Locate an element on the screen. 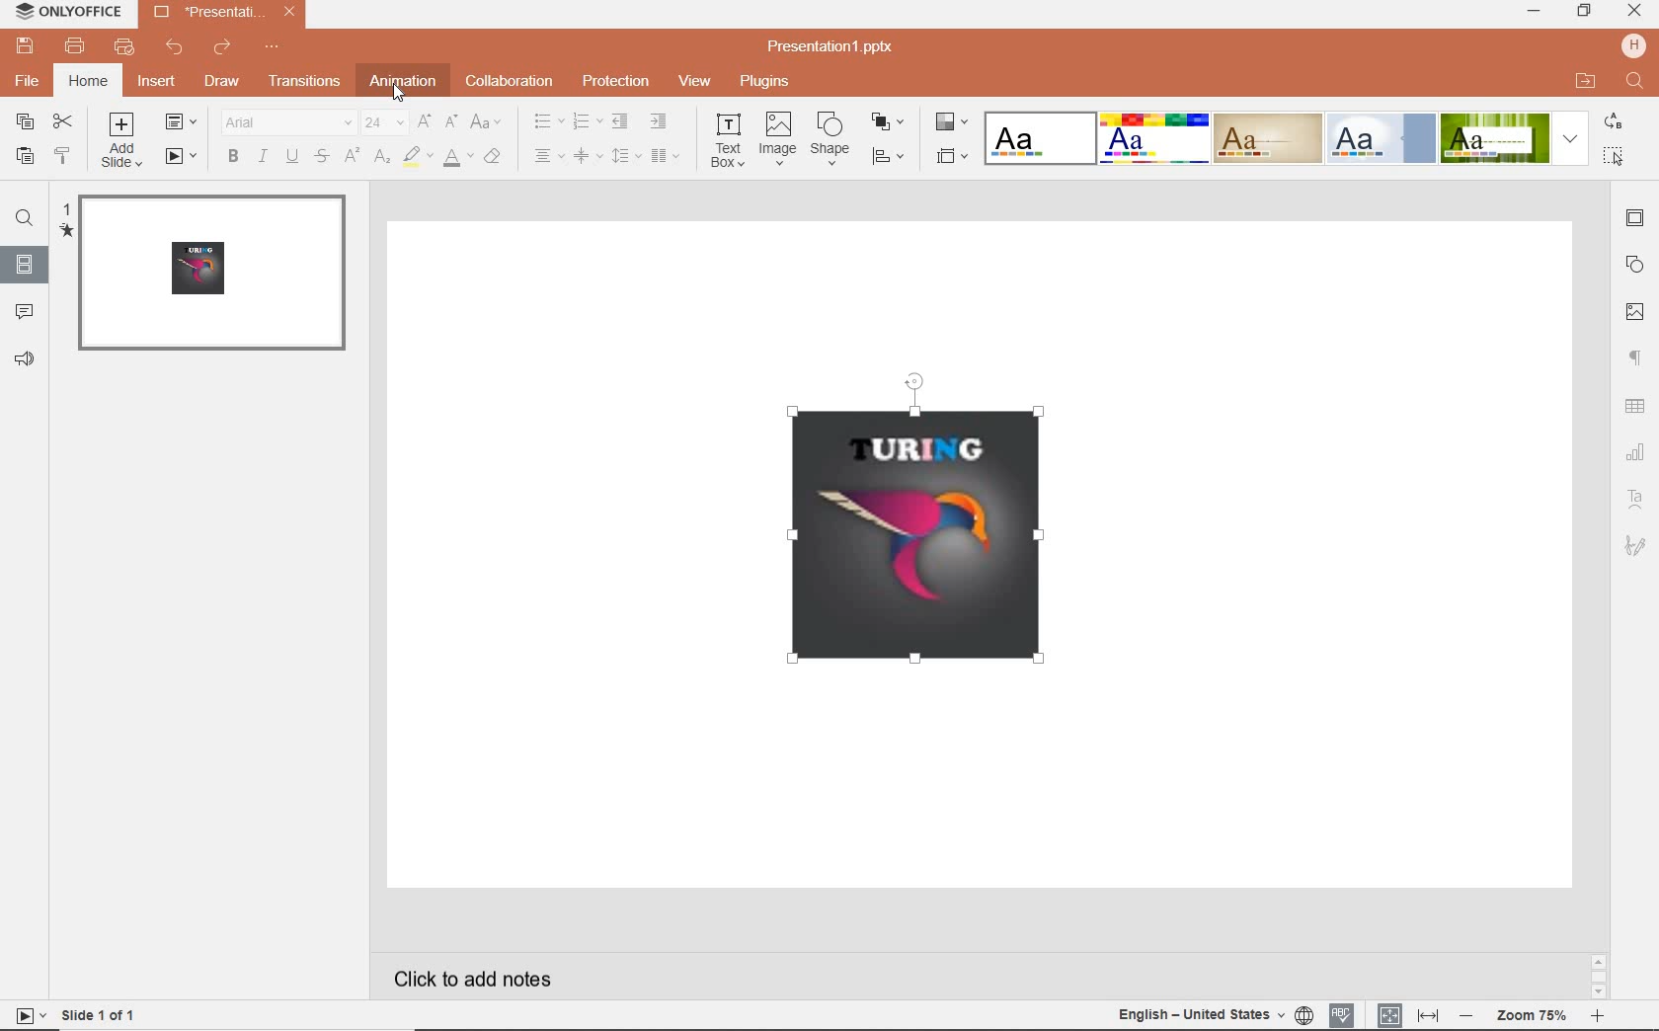 The height and width of the screenshot is (1031, 1659). numbering is located at coordinates (585, 121).